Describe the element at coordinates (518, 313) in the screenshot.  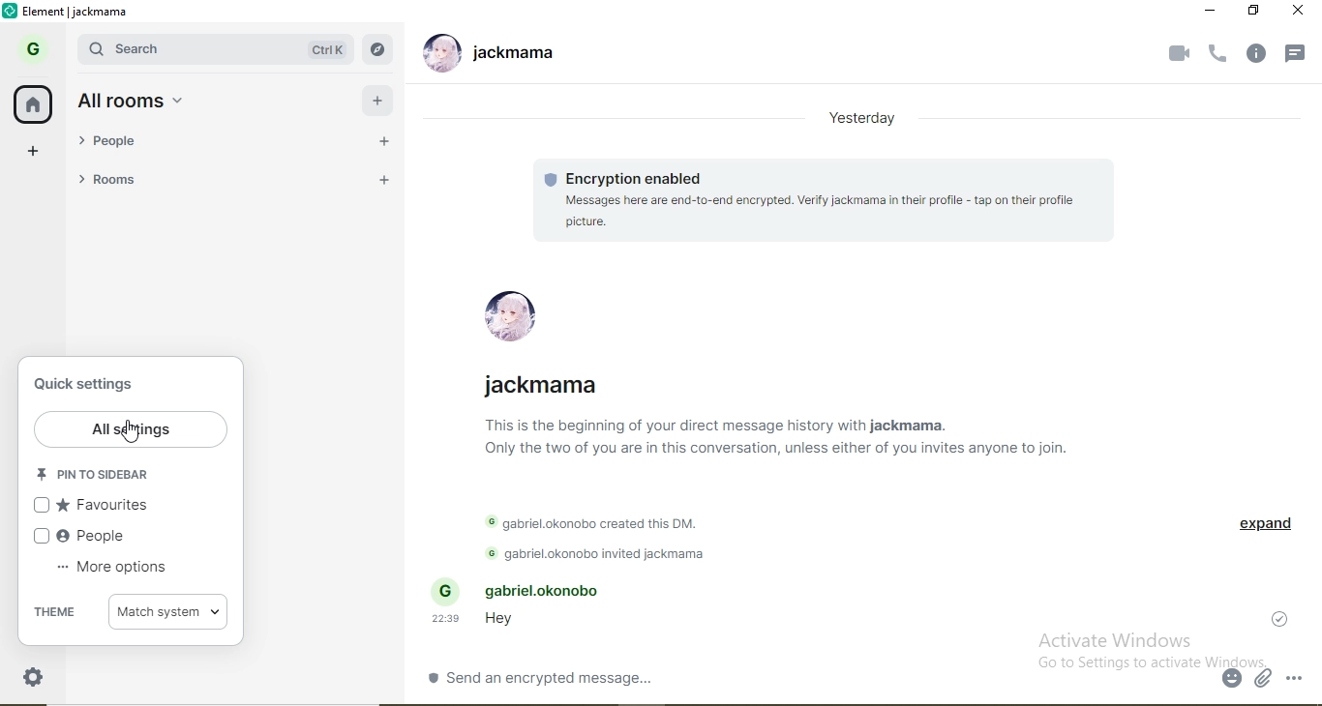
I see `profile` at that location.